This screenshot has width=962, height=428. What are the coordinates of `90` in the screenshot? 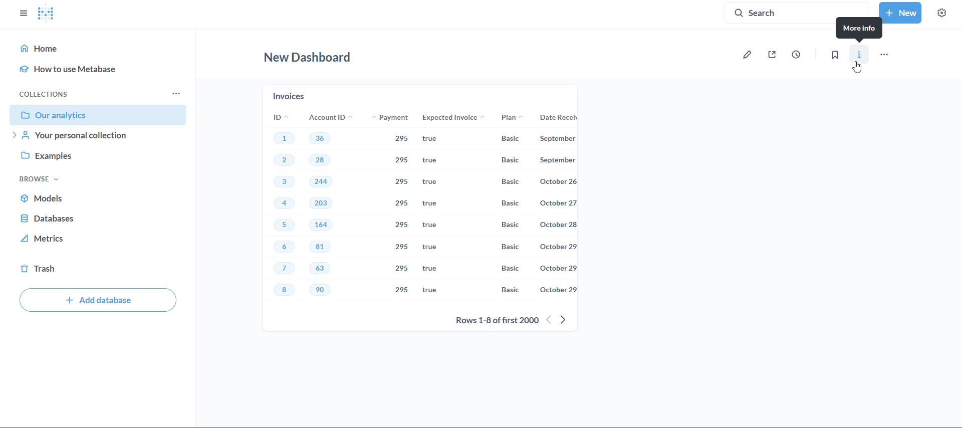 It's located at (324, 291).